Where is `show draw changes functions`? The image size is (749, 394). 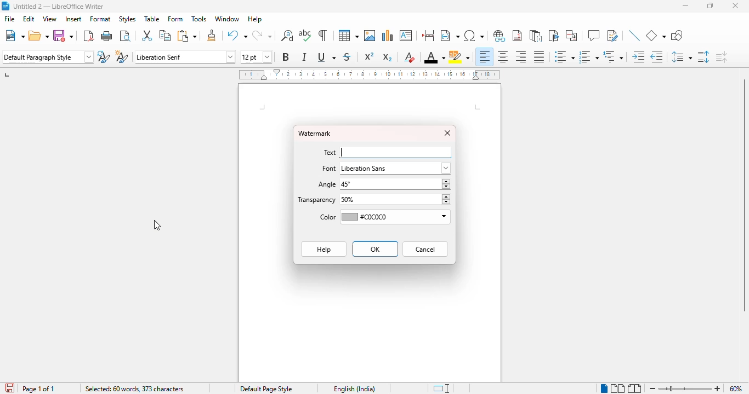
show draw changes functions is located at coordinates (612, 35).